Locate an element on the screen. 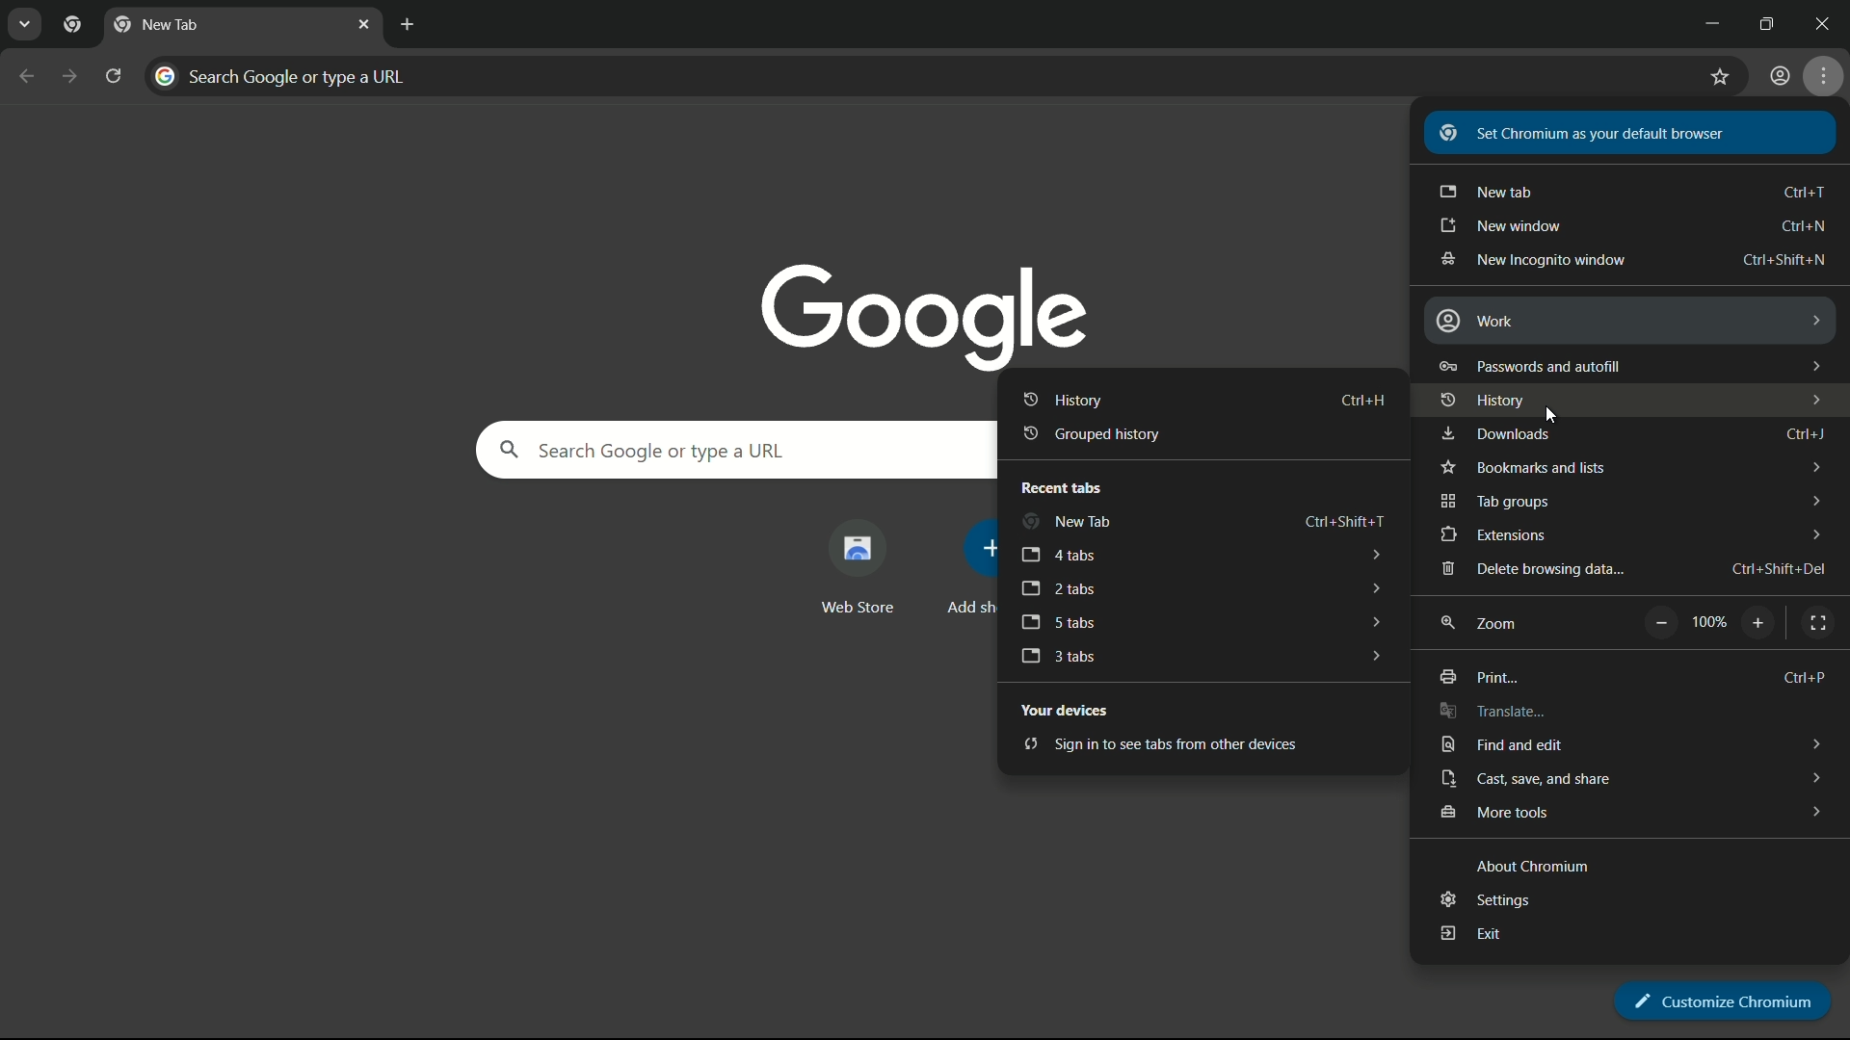  dropdown arrows is located at coordinates (1372, 589).